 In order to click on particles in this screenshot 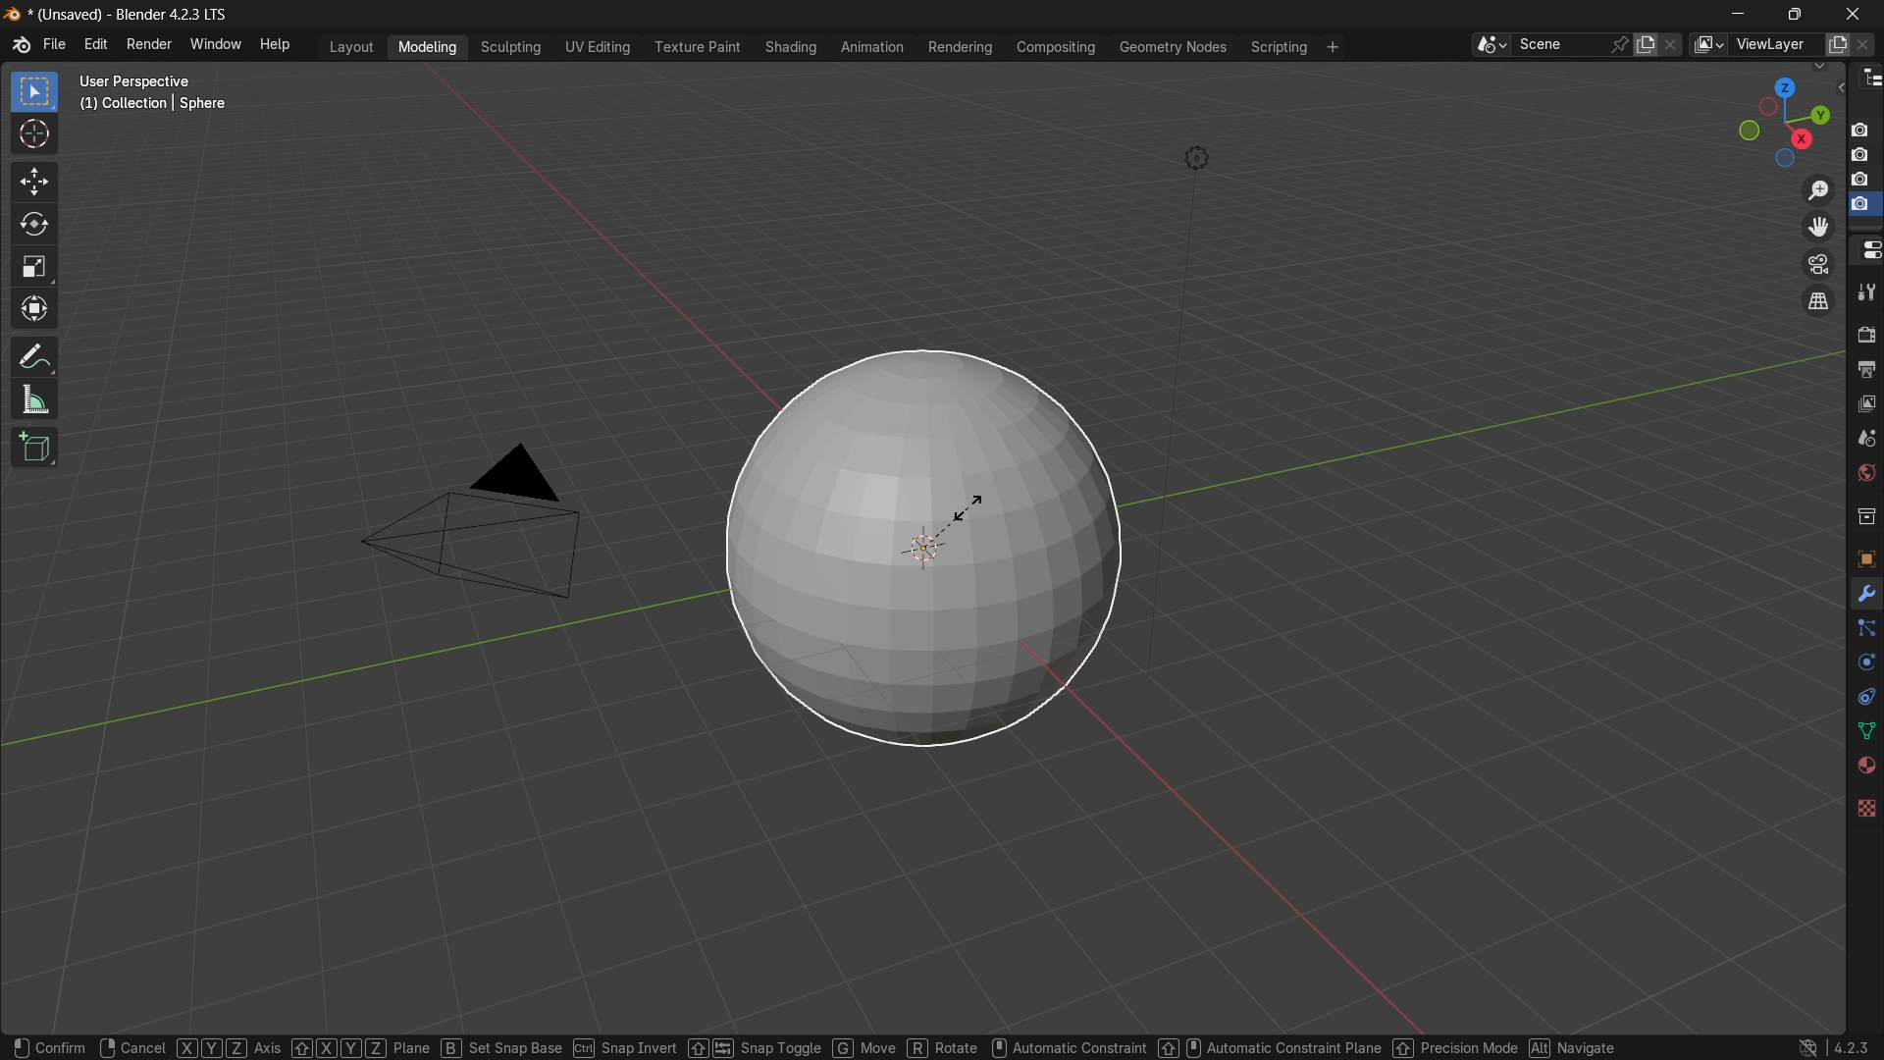, I will do `click(1866, 633)`.